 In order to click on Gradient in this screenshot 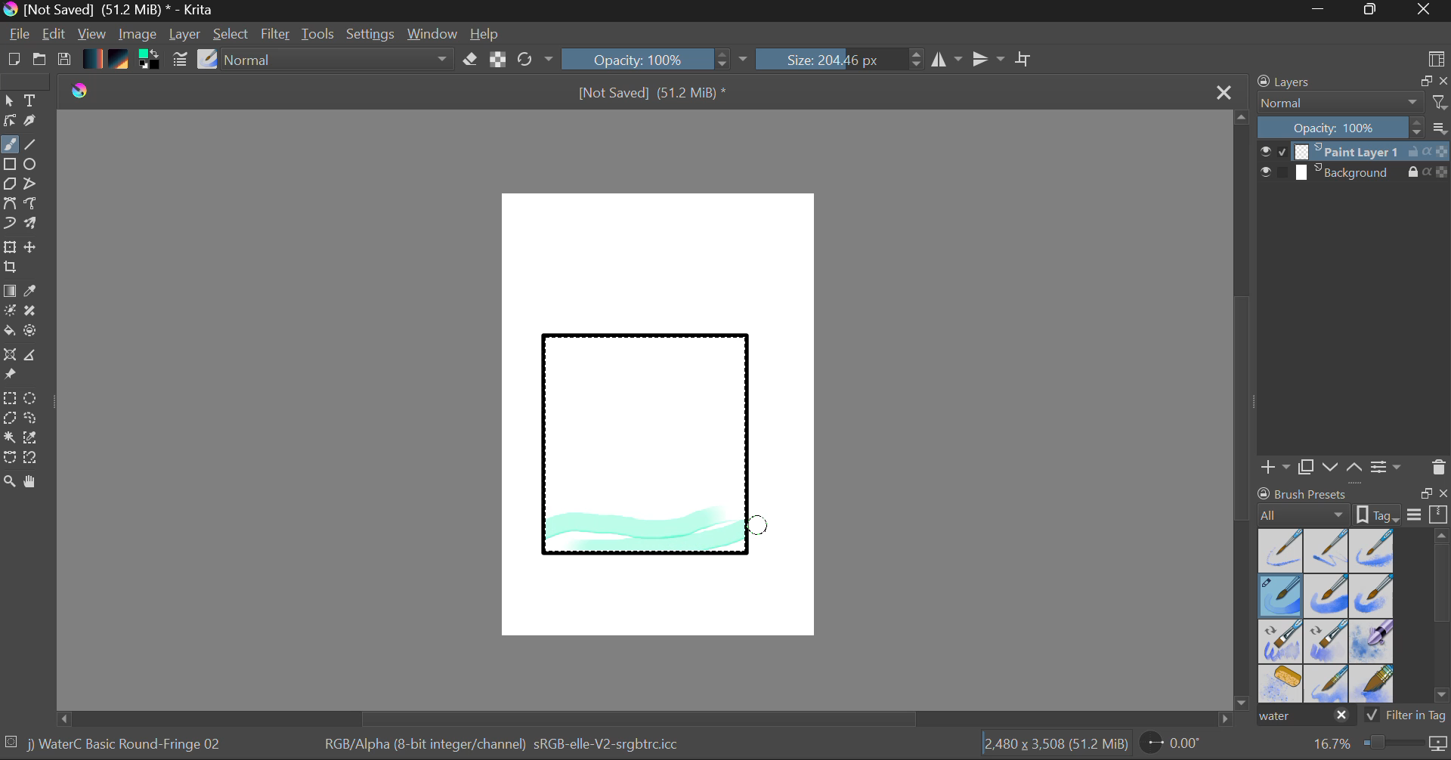, I will do `click(91, 57)`.